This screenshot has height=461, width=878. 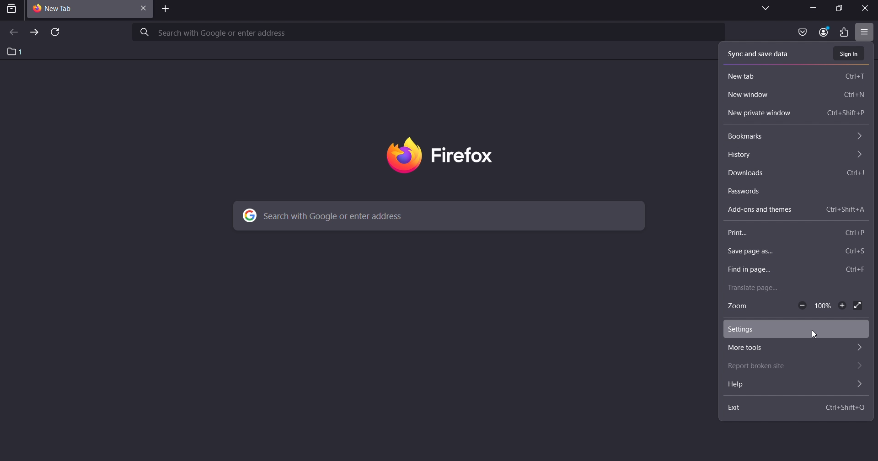 What do you see at coordinates (859, 306) in the screenshot?
I see `display in full screen` at bounding box center [859, 306].